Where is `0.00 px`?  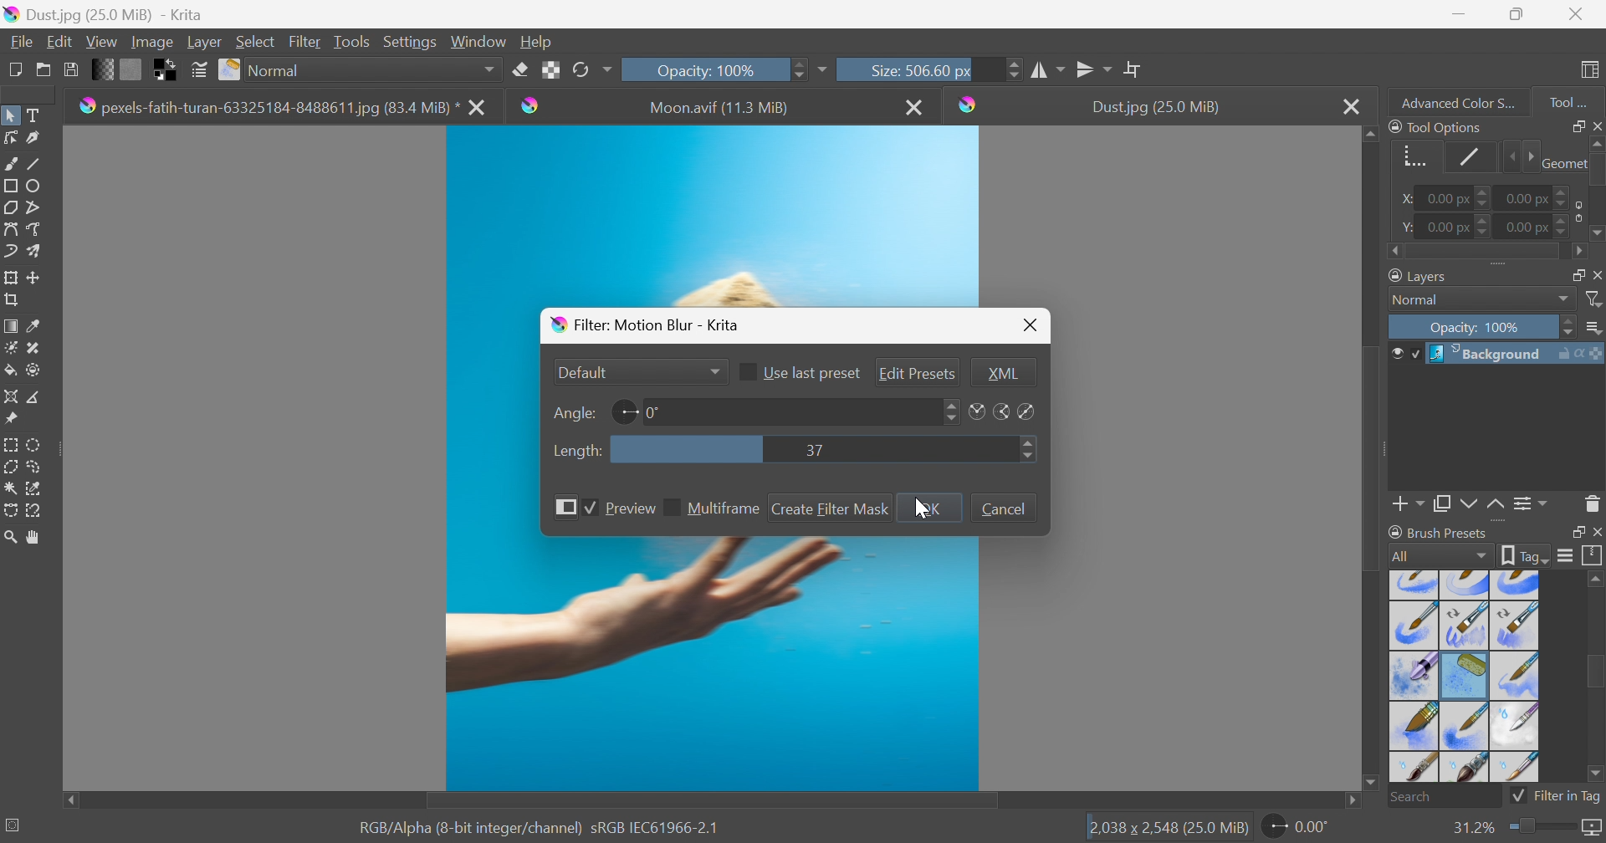 0.00 px is located at coordinates (1525, 227).